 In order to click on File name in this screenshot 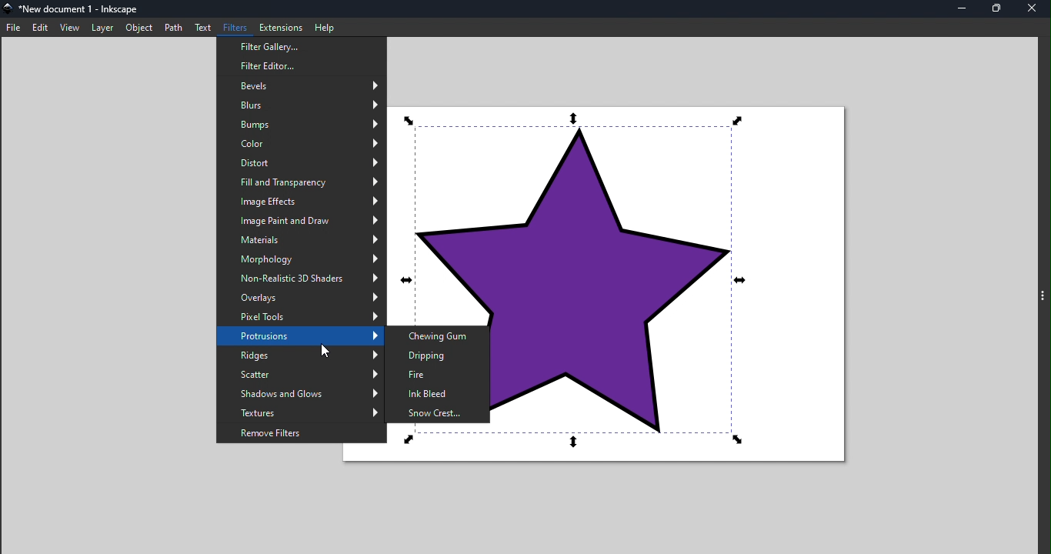, I will do `click(75, 9)`.